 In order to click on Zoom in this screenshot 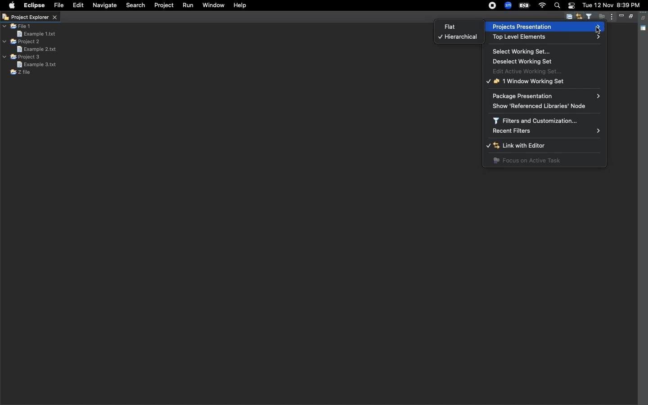, I will do `click(508, 5)`.